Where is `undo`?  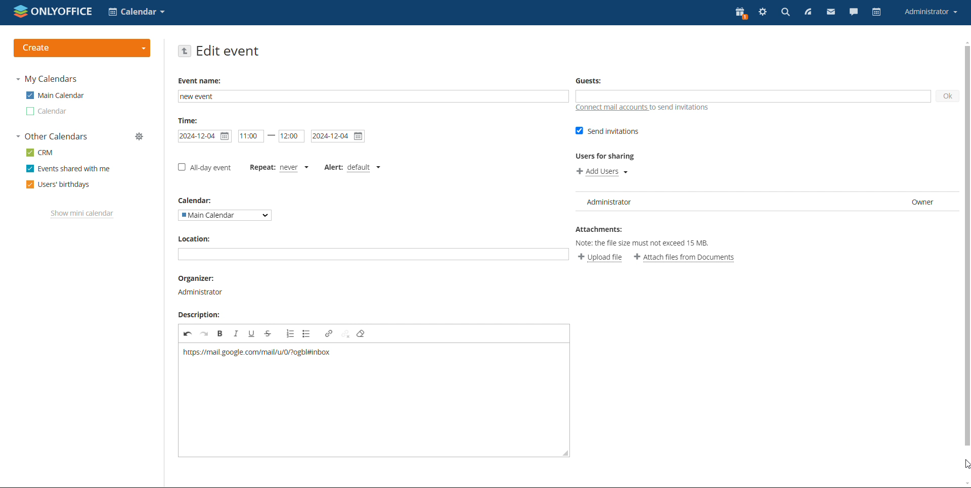 undo is located at coordinates (188, 334).